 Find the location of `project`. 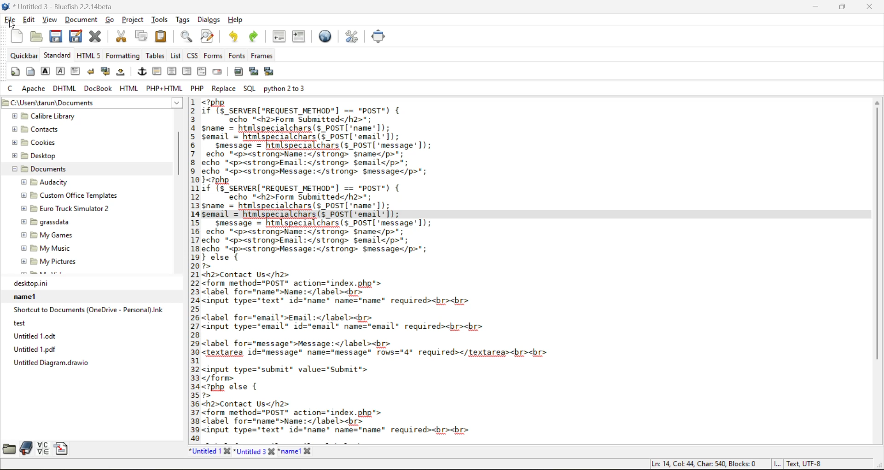

project is located at coordinates (134, 21).